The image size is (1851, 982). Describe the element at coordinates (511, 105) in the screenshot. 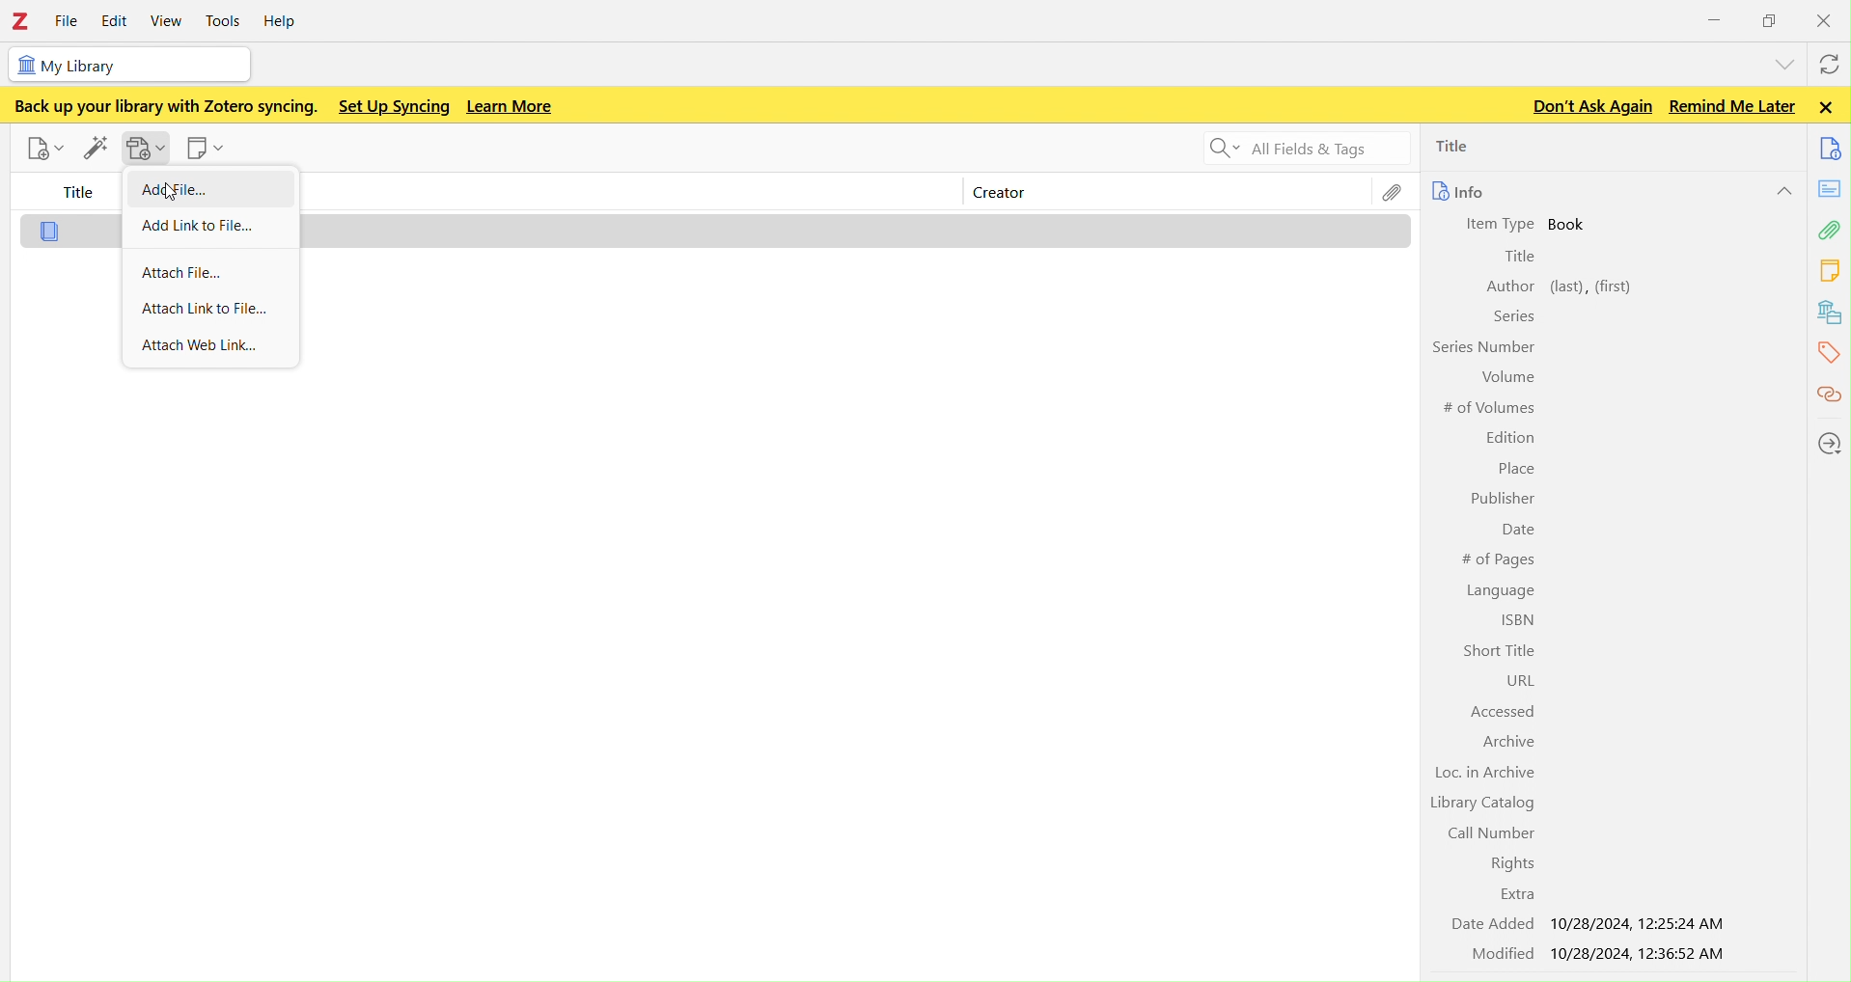

I see `Learn more` at that location.